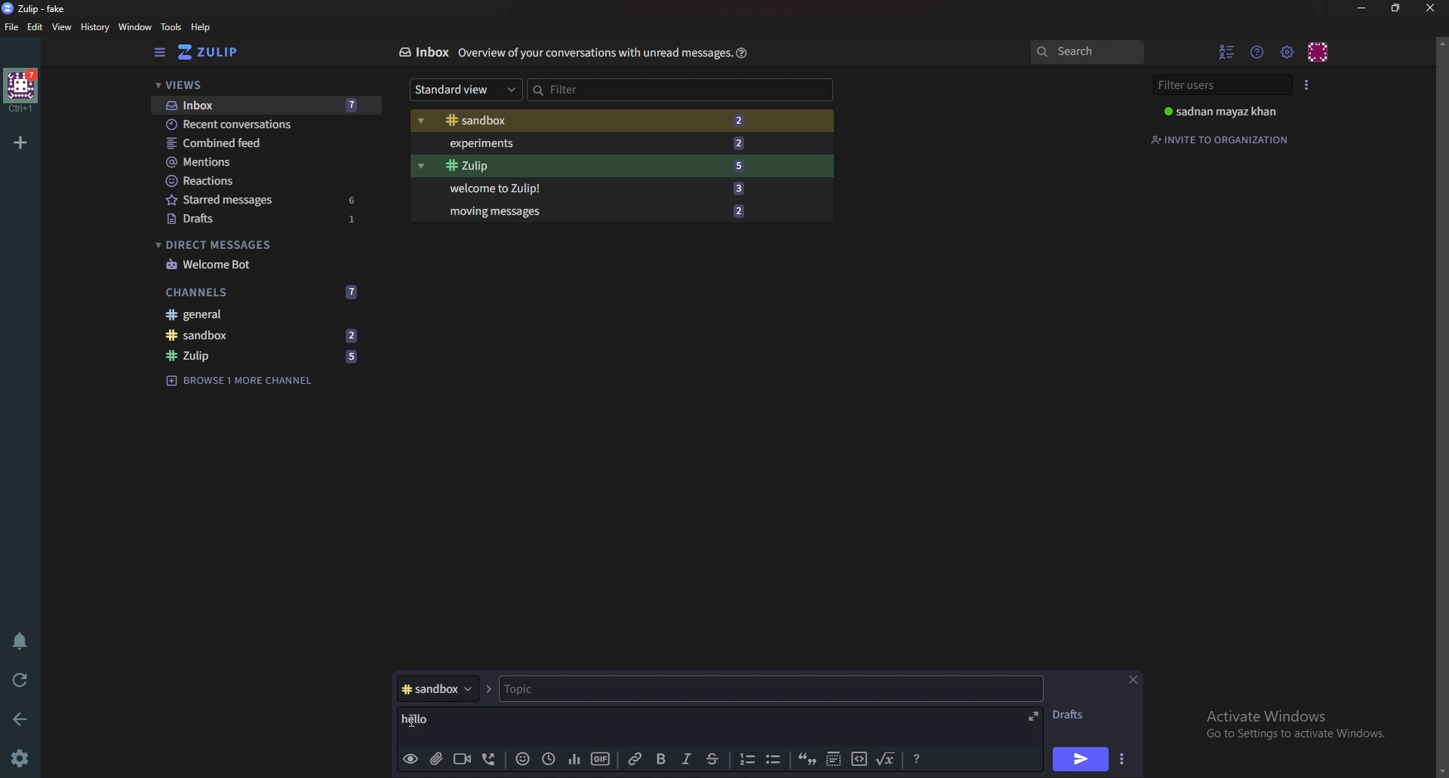  I want to click on Hide user list, so click(1227, 51).